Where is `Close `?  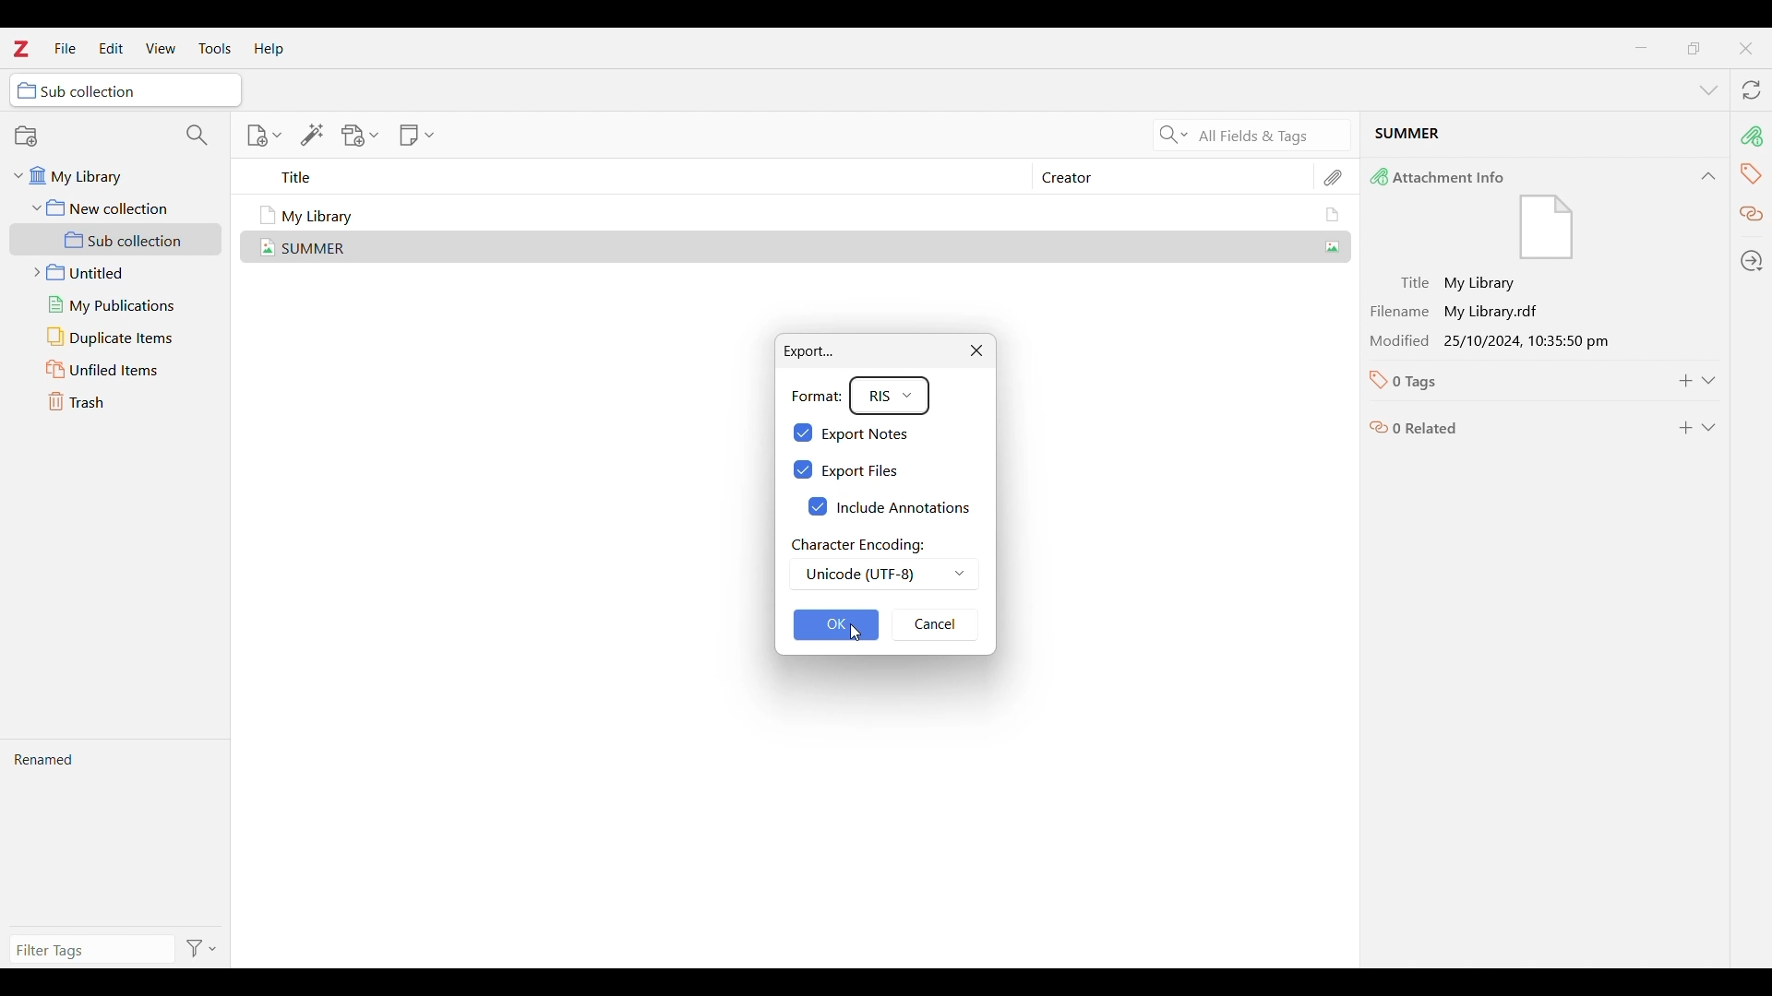
Close  is located at coordinates (1746, 49).